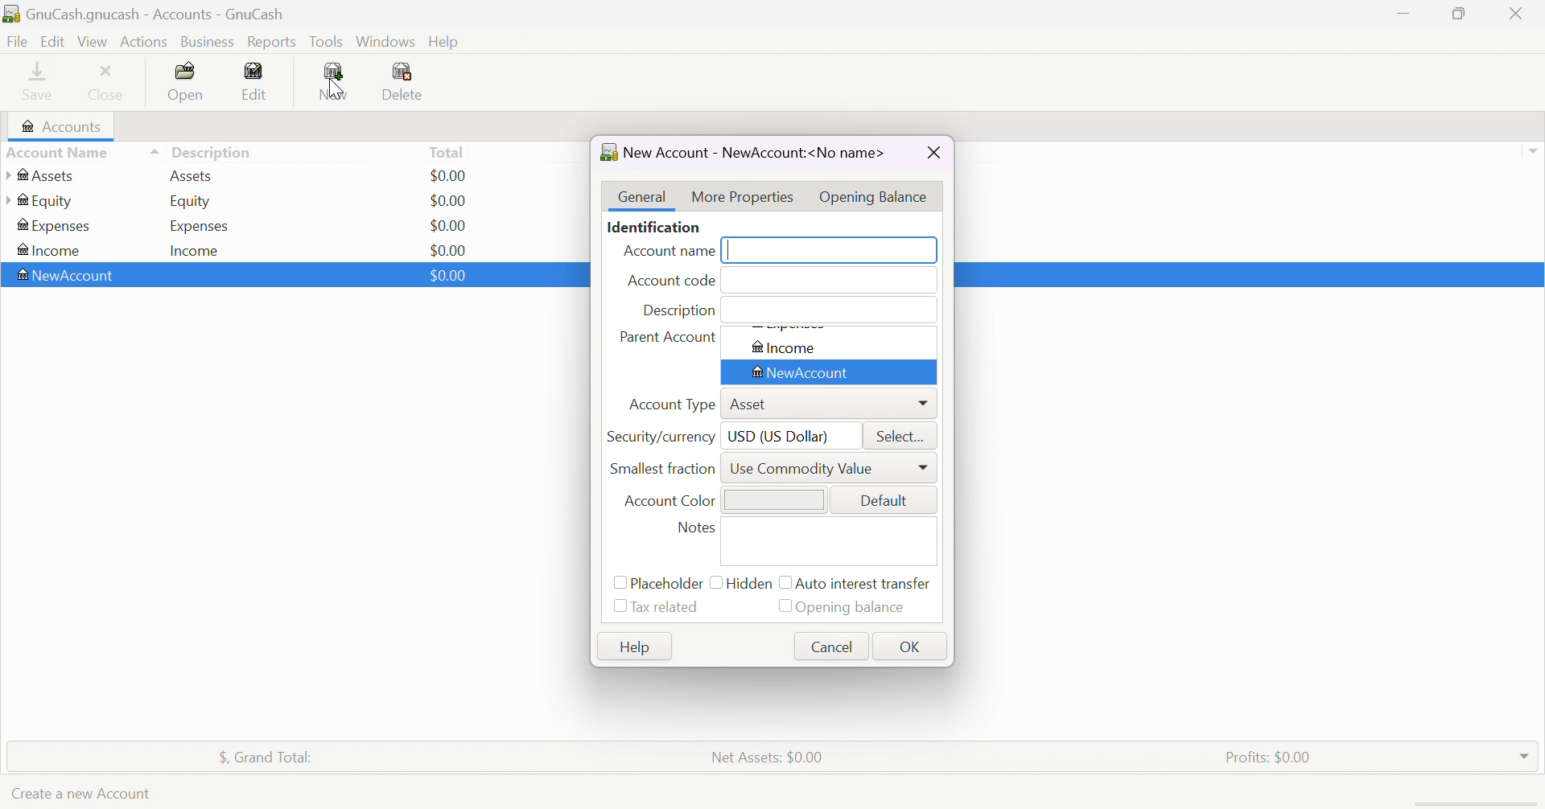  What do you see at coordinates (640, 195) in the screenshot?
I see `General` at bounding box center [640, 195].